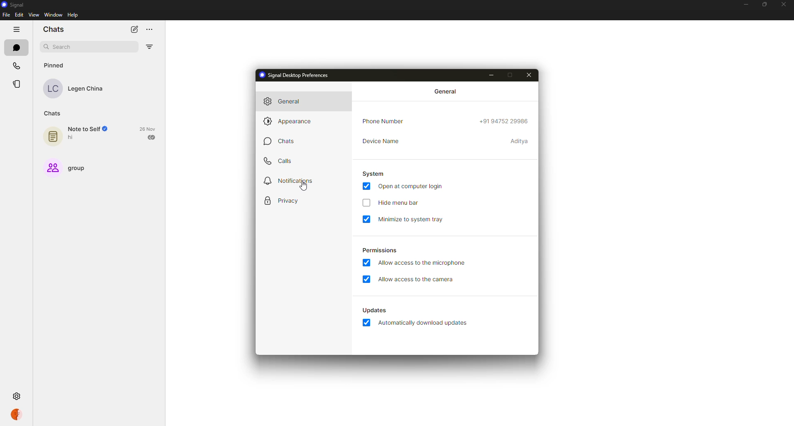 The image size is (794, 426). I want to click on new chat, so click(134, 30).